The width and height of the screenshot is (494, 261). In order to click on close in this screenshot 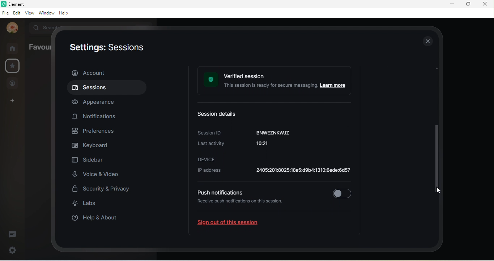, I will do `click(484, 4)`.